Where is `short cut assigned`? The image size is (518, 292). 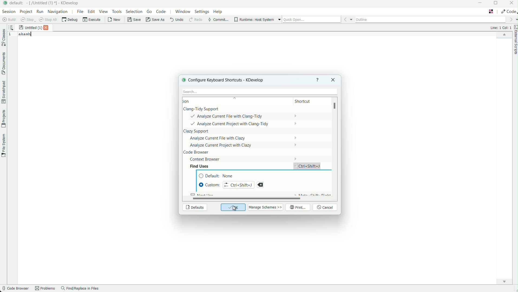 short cut assigned is located at coordinates (307, 166).